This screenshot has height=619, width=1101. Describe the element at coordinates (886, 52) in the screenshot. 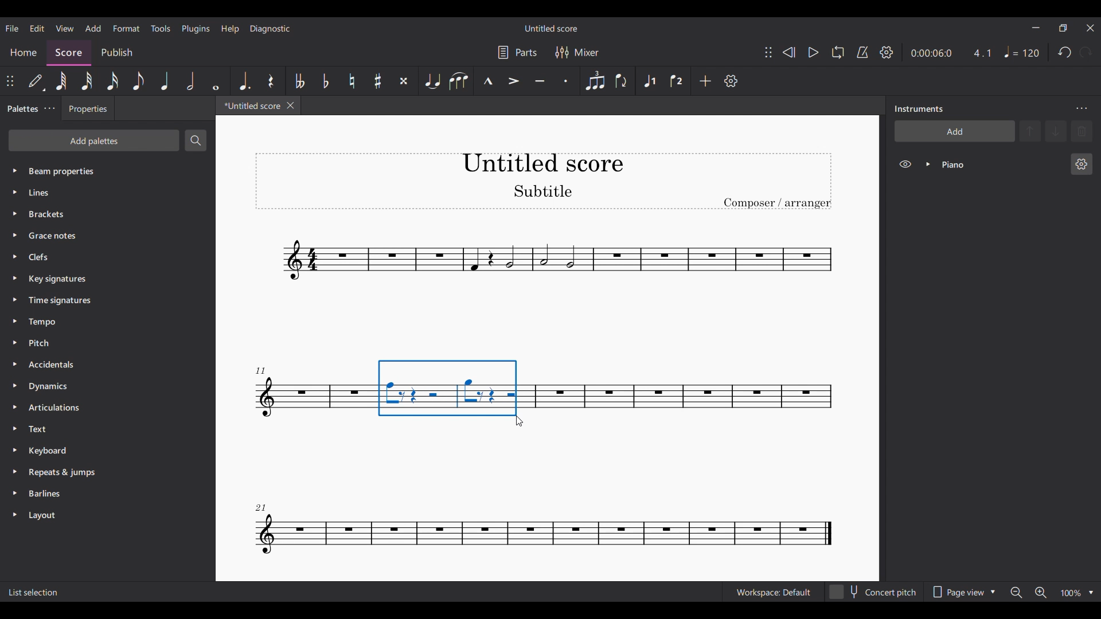

I see `Playback settings` at that location.